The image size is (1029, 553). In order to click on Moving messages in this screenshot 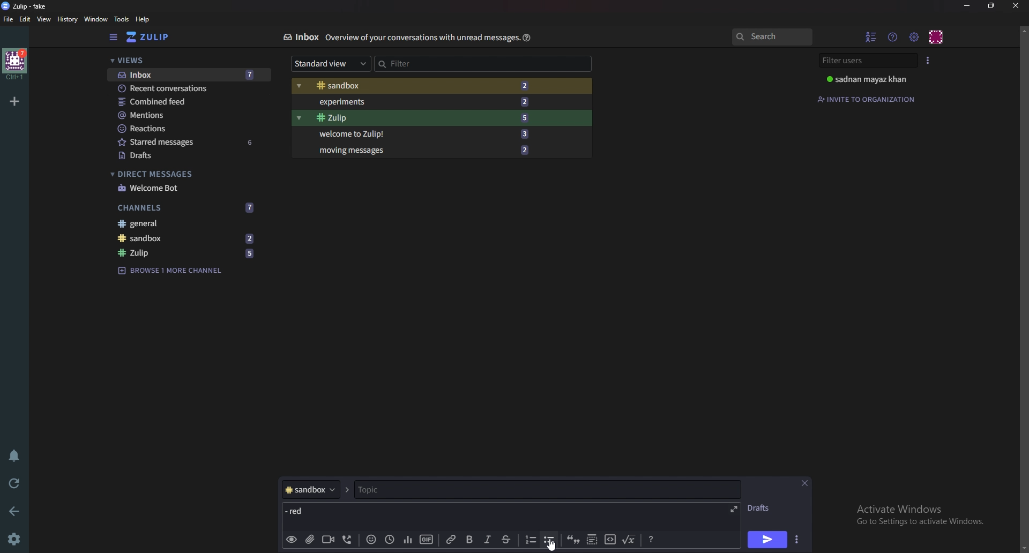, I will do `click(423, 149)`.